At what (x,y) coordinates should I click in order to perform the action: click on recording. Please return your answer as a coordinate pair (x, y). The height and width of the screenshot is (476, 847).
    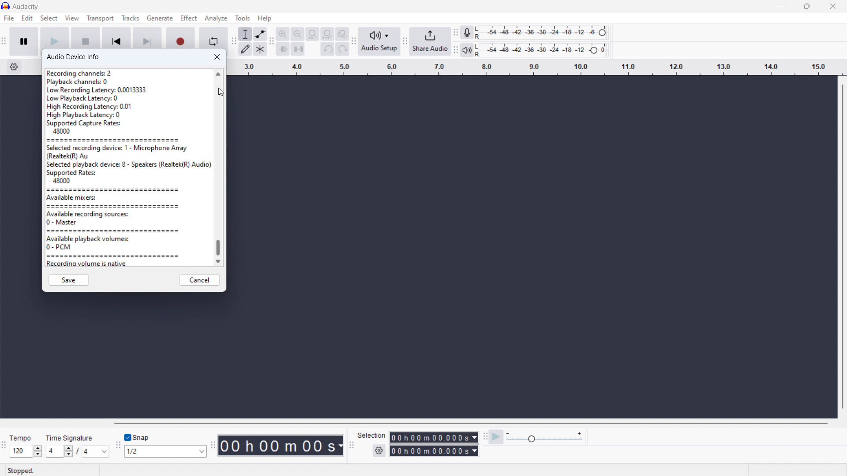
    Looking at the image, I should click on (180, 38).